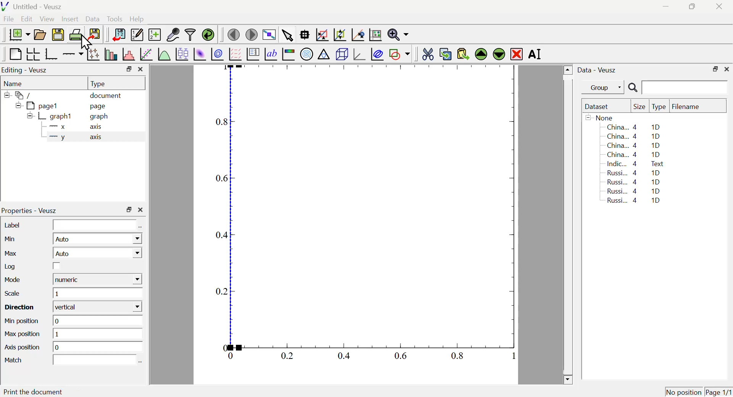 This screenshot has width=733, height=397. I want to click on Rename, so click(536, 54).